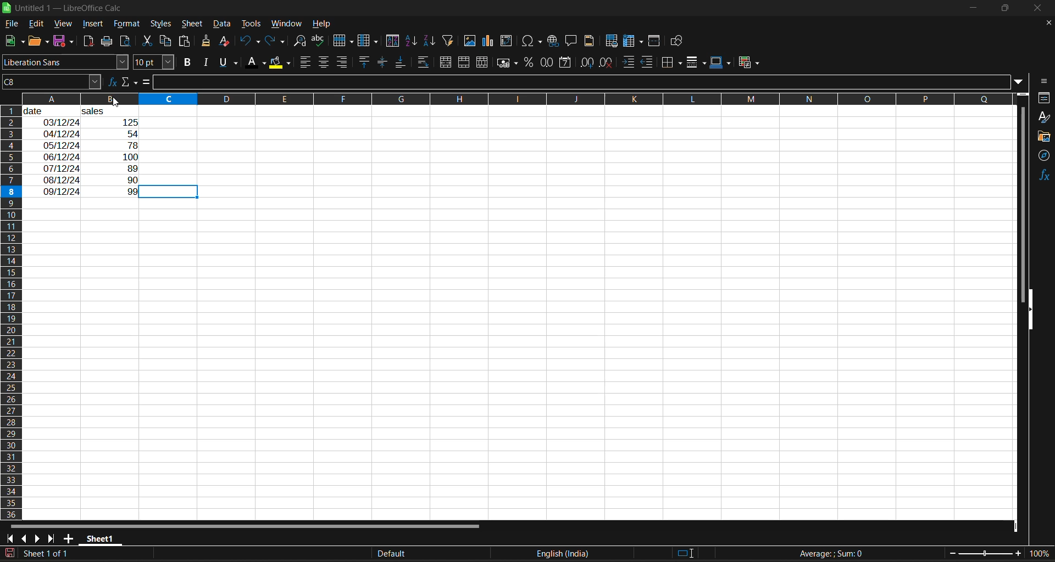  I want to click on undo, so click(249, 42).